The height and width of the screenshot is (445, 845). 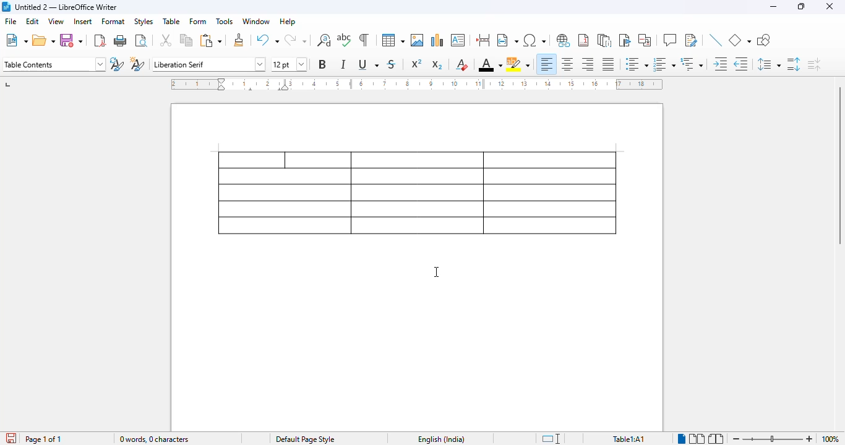 I want to click on insert hyperlink, so click(x=563, y=40).